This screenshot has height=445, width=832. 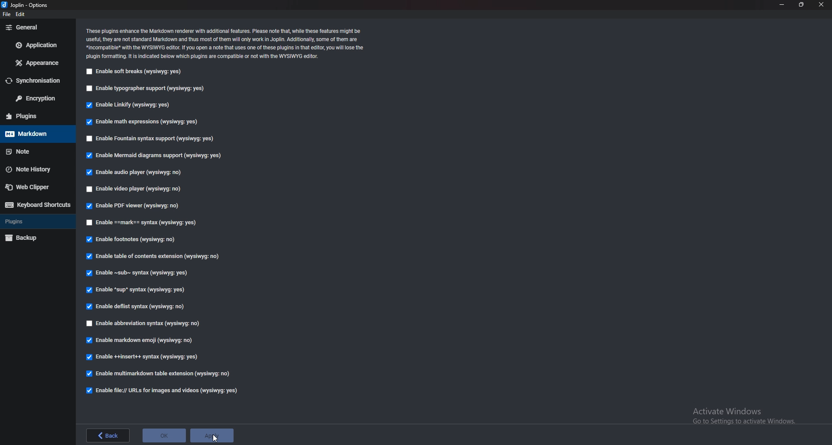 What do you see at coordinates (34, 98) in the screenshot?
I see `Encryption` at bounding box center [34, 98].